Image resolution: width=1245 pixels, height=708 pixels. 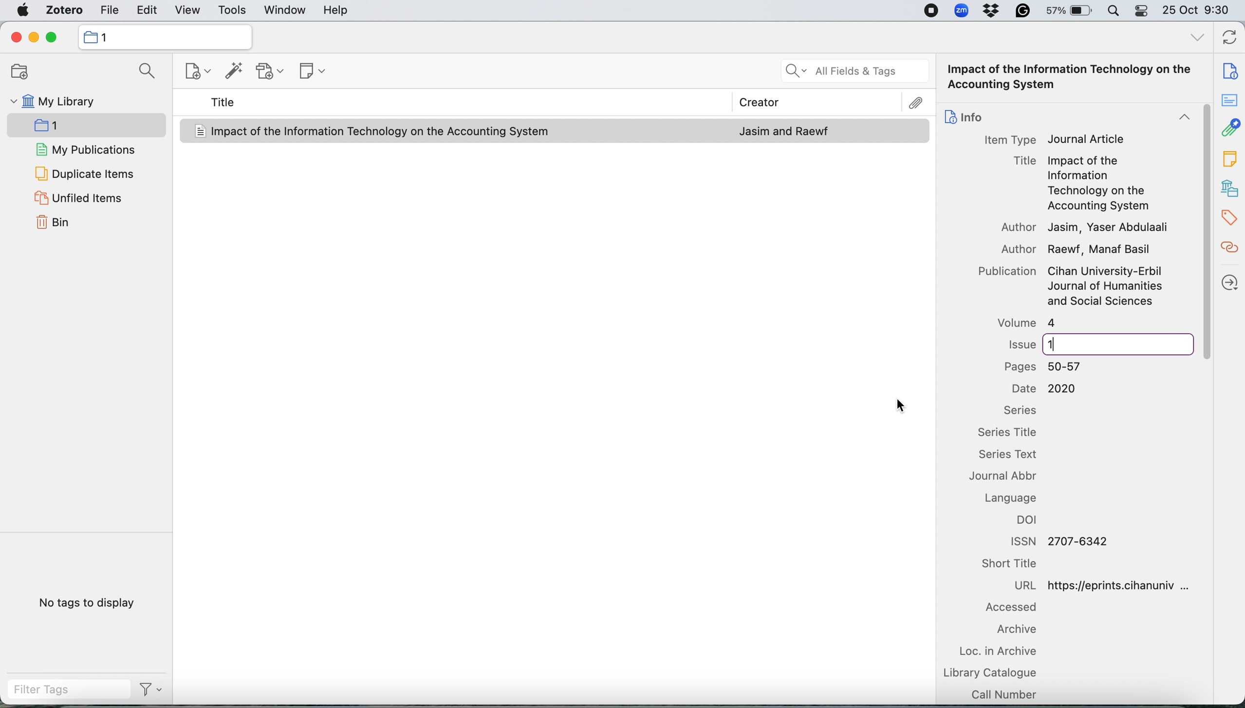 What do you see at coordinates (1011, 631) in the screenshot?
I see `archive` at bounding box center [1011, 631].